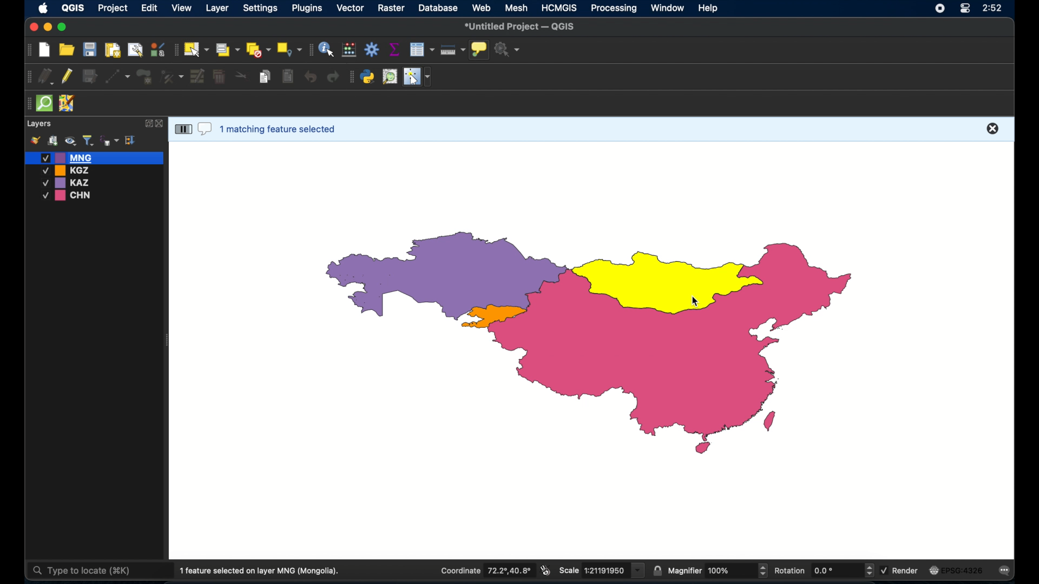  I want to click on jsom remote, so click(68, 104).